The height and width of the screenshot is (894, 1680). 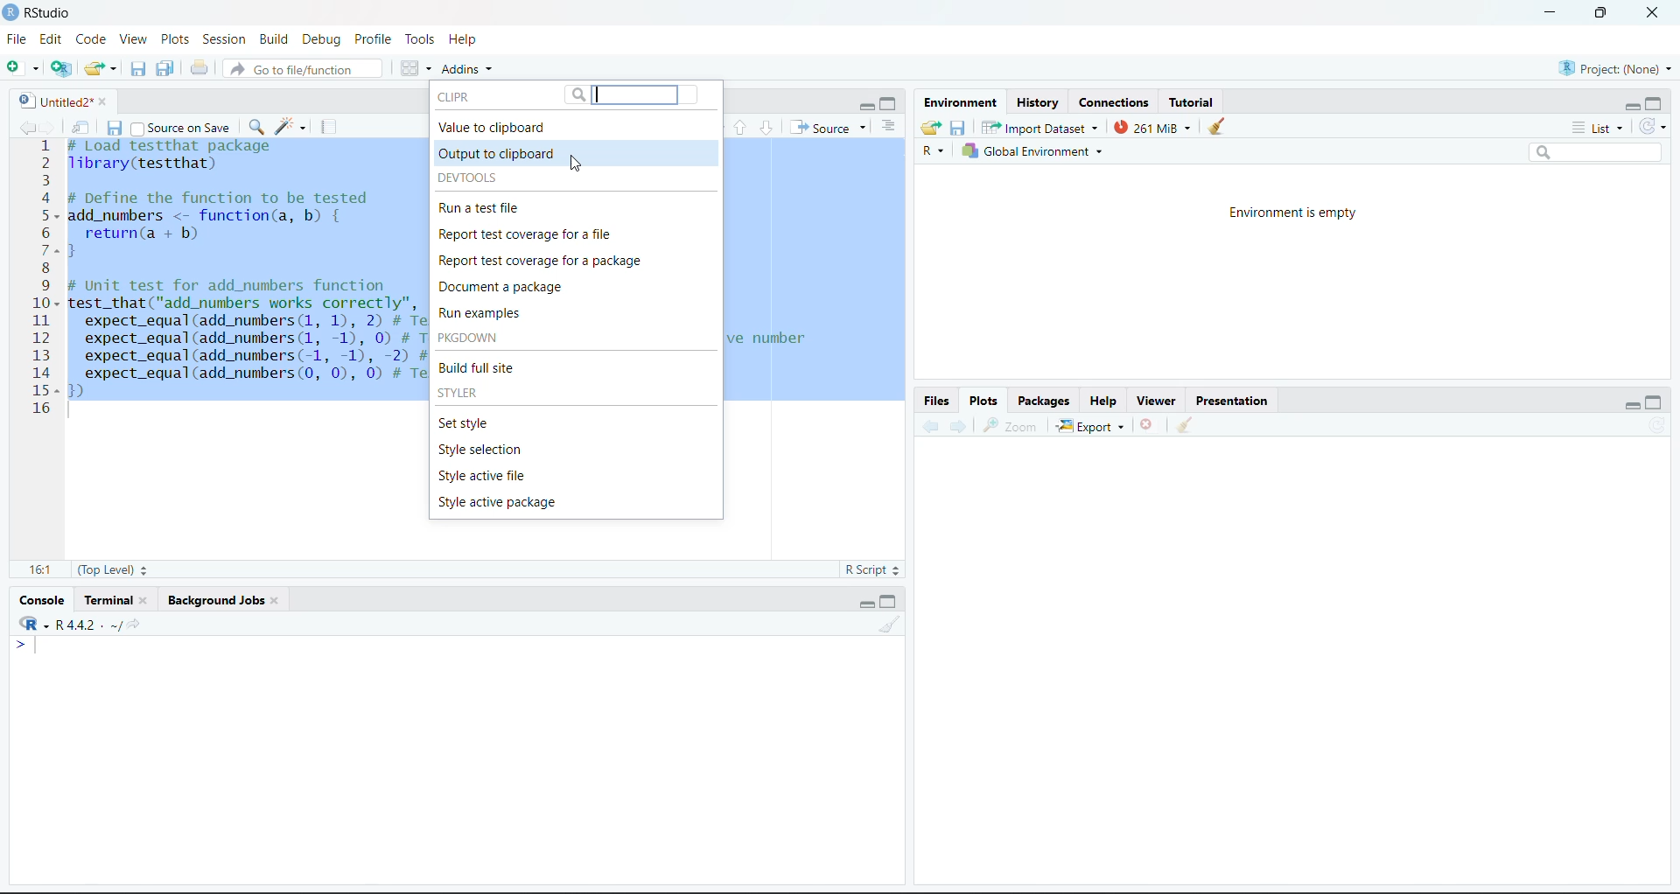 I want to click on library(testthat), so click(x=143, y=164).